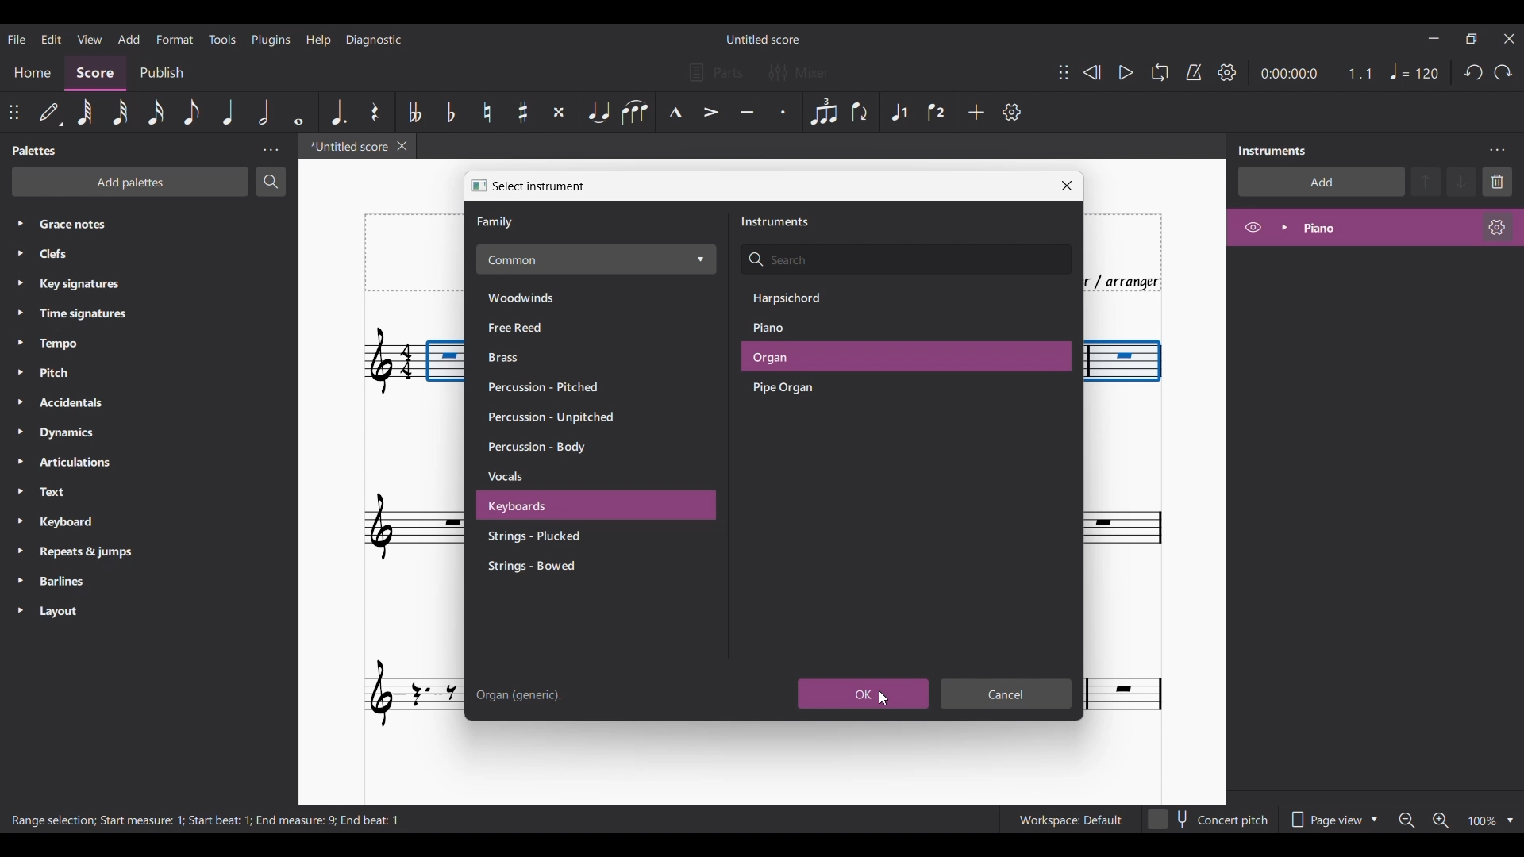 The height and width of the screenshot is (857, 1524). I want to click on 8th note, so click(192, 112).